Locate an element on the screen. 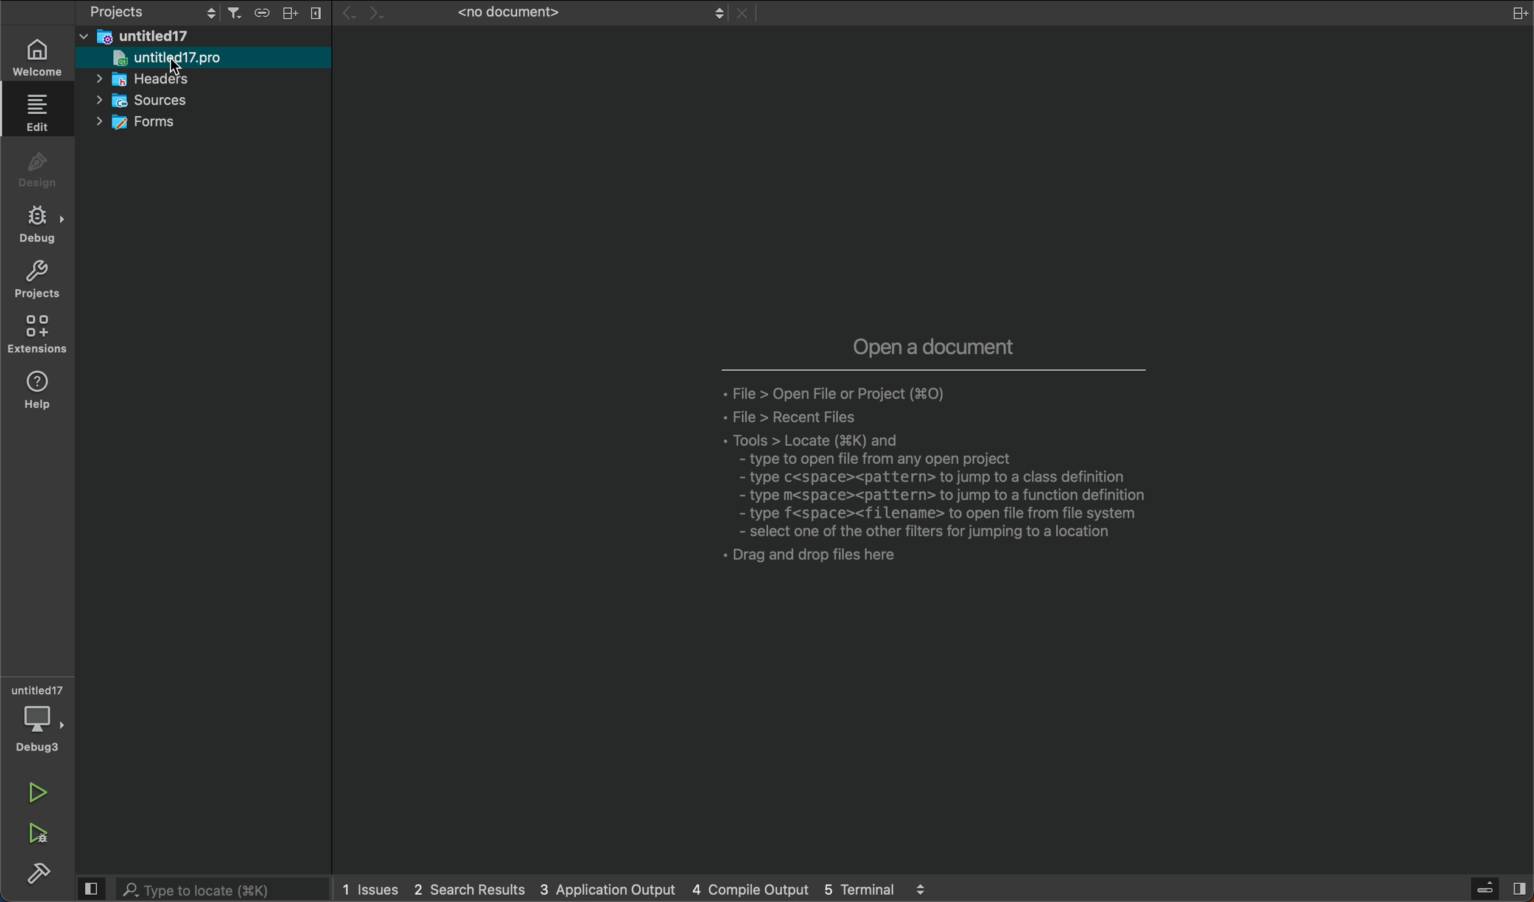 This screenshot has height=902, width=1534. 5 terminal is located at coordinates (878, 890).